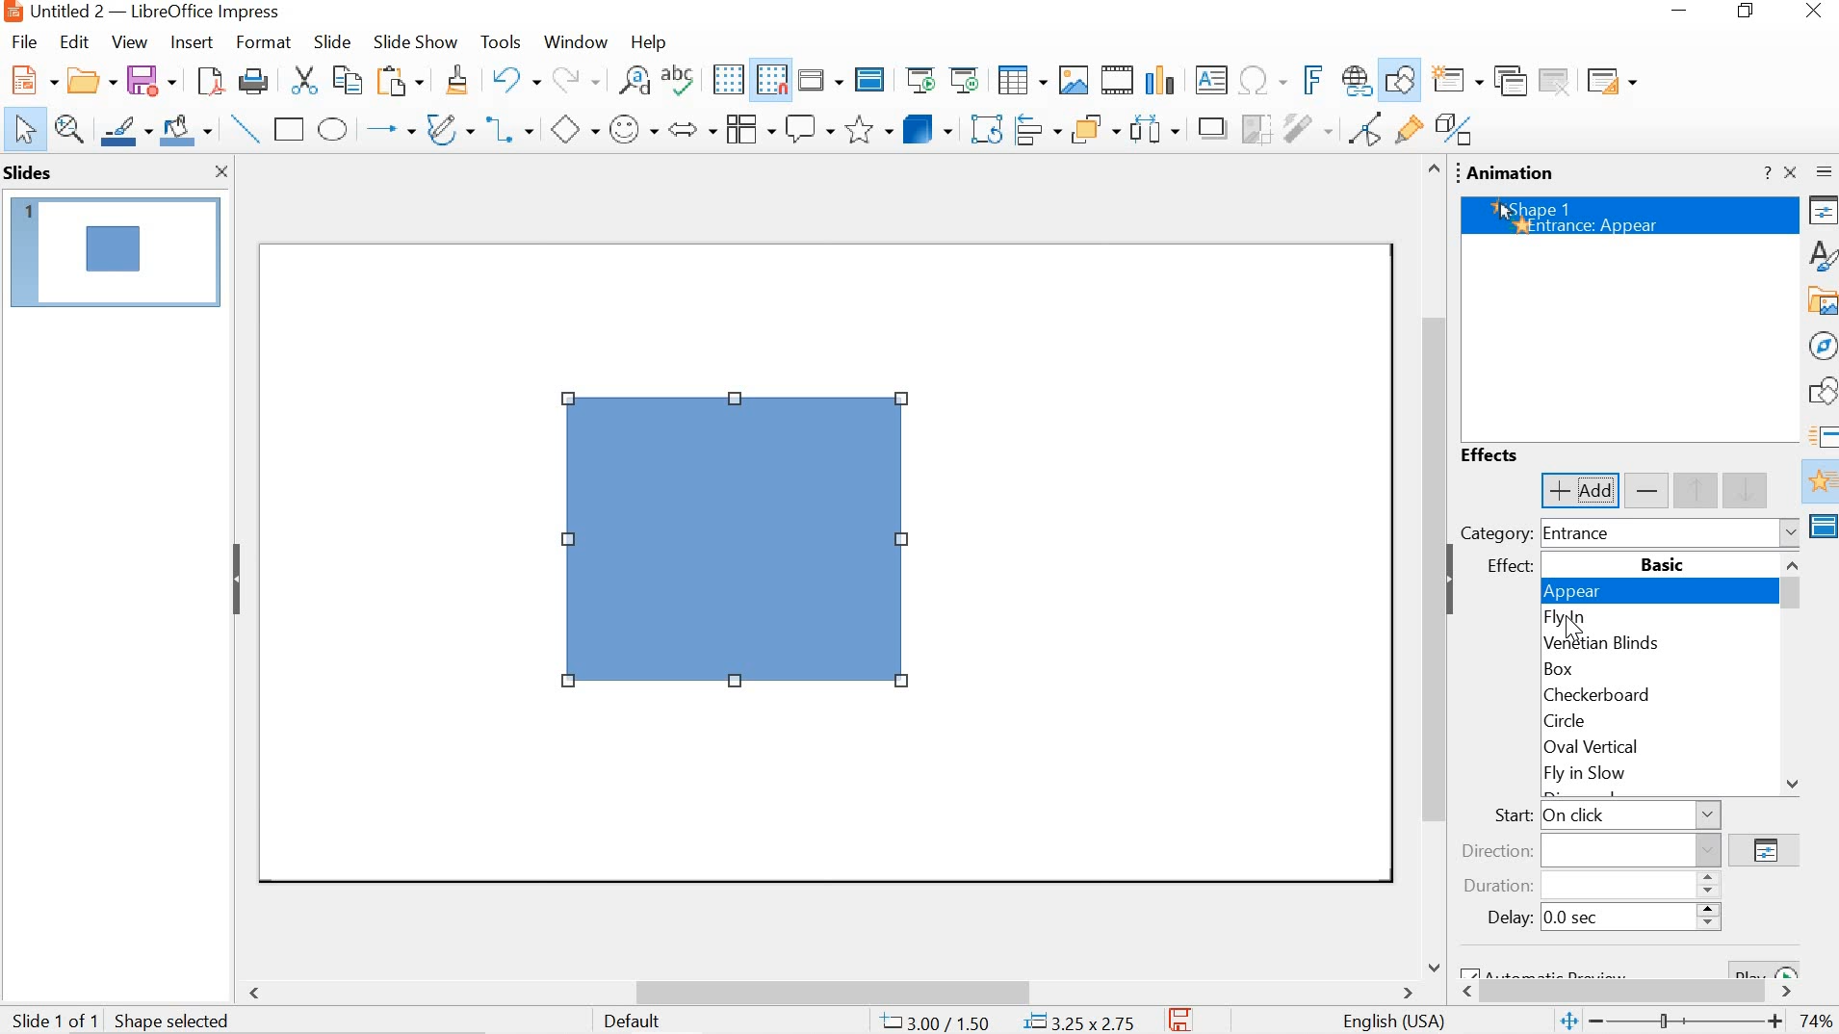 The width and height of the screenshot is (1839, 1034). What do you see at coordinates (401, 81) in the screenshot?
I see `paste` at bounding box center [401, 81].